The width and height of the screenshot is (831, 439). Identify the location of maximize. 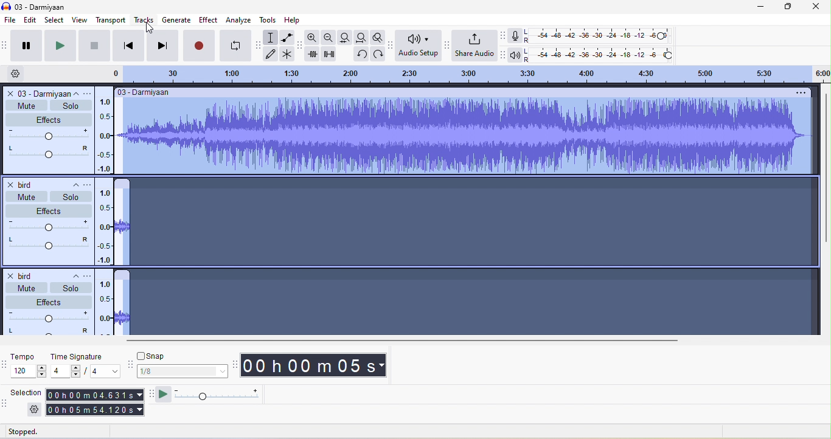
(782, 7).